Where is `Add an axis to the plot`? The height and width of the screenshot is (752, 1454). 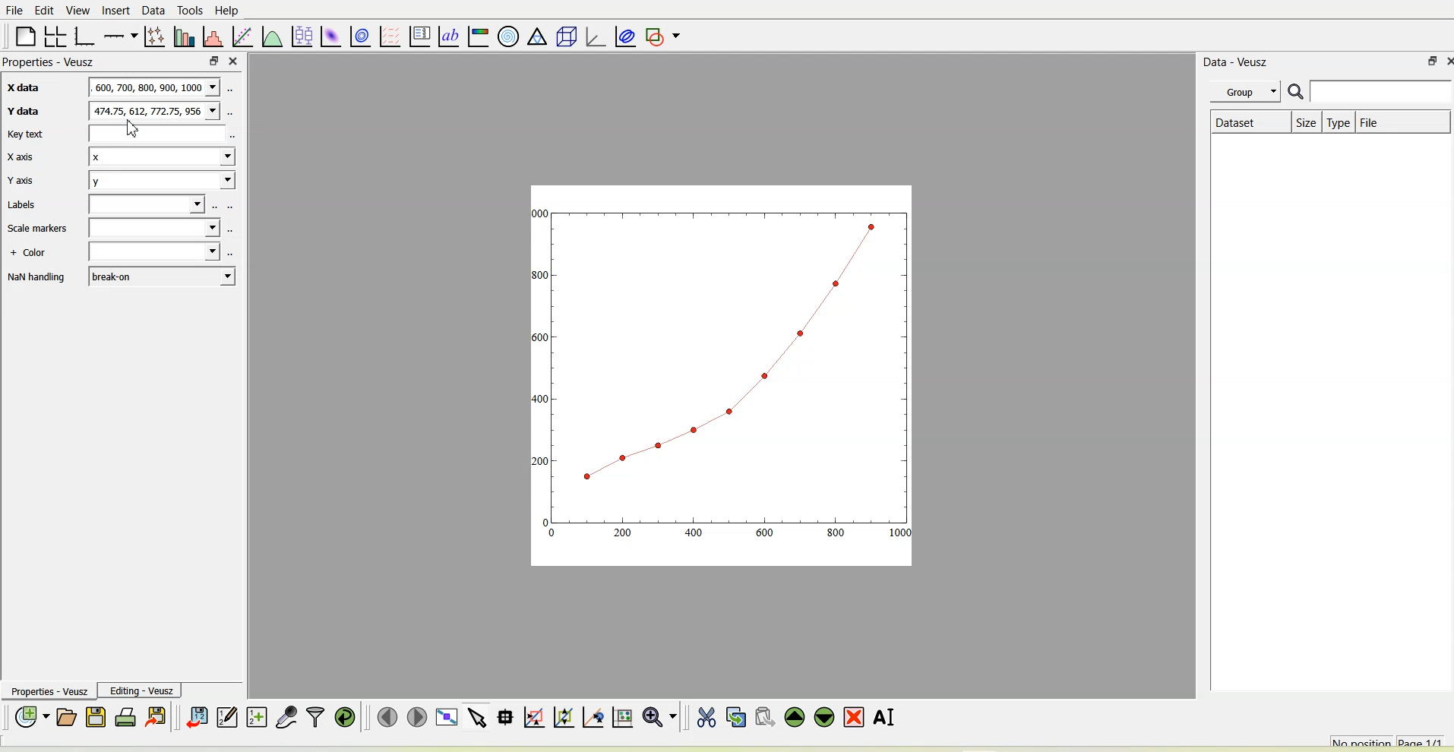 Add an axis to the plot is located at coordinates (119, 36).